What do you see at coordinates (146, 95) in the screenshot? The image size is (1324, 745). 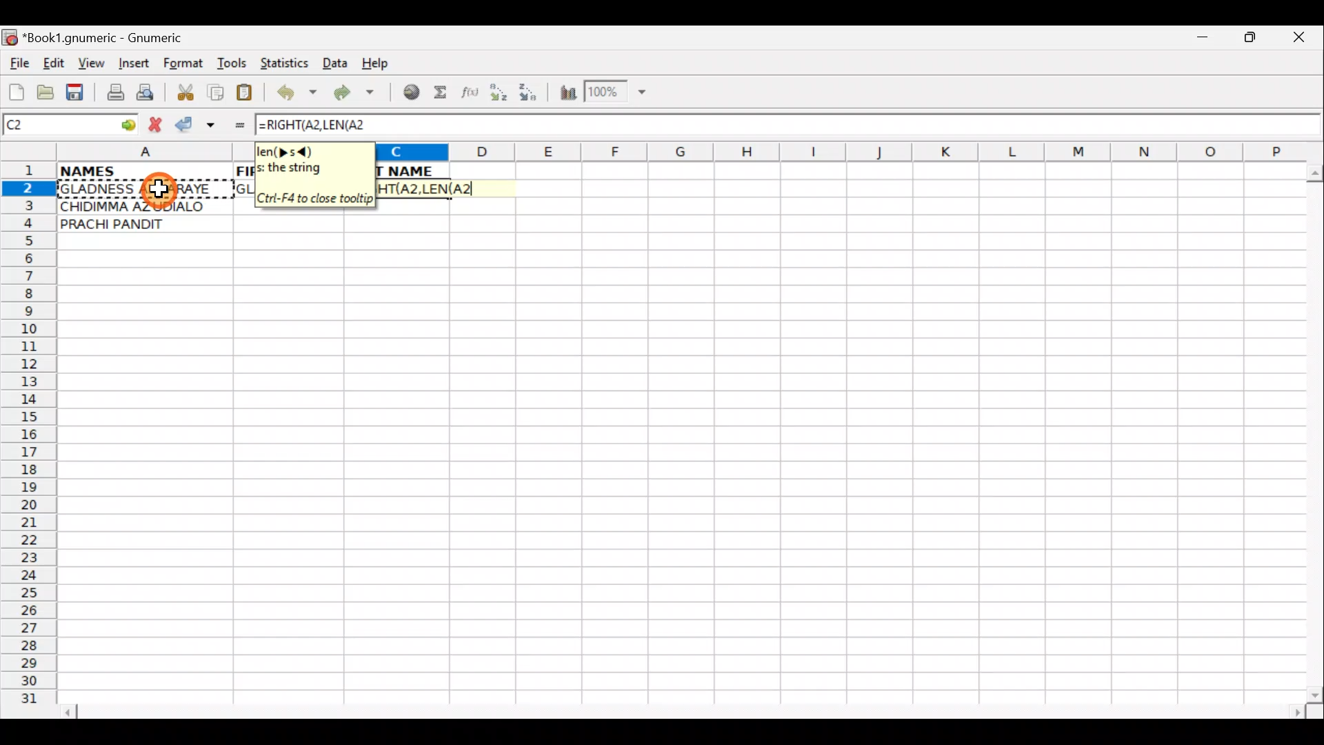 I see `Print preview` at bounding box center [146, 95].